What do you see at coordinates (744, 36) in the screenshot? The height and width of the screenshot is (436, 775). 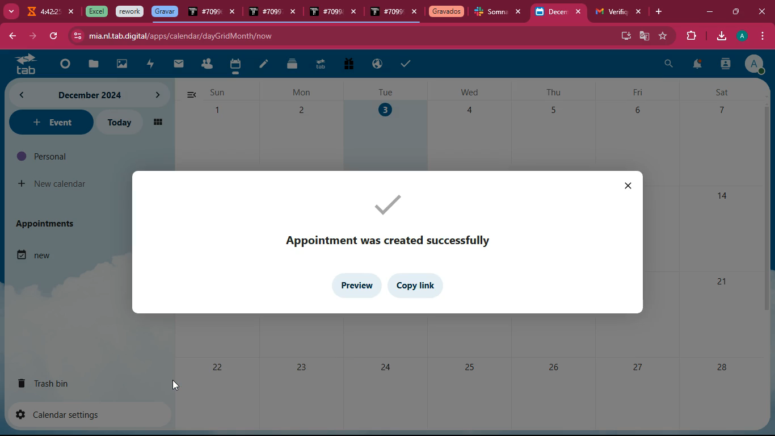 I see `profile` at bounding box center [744, 36].